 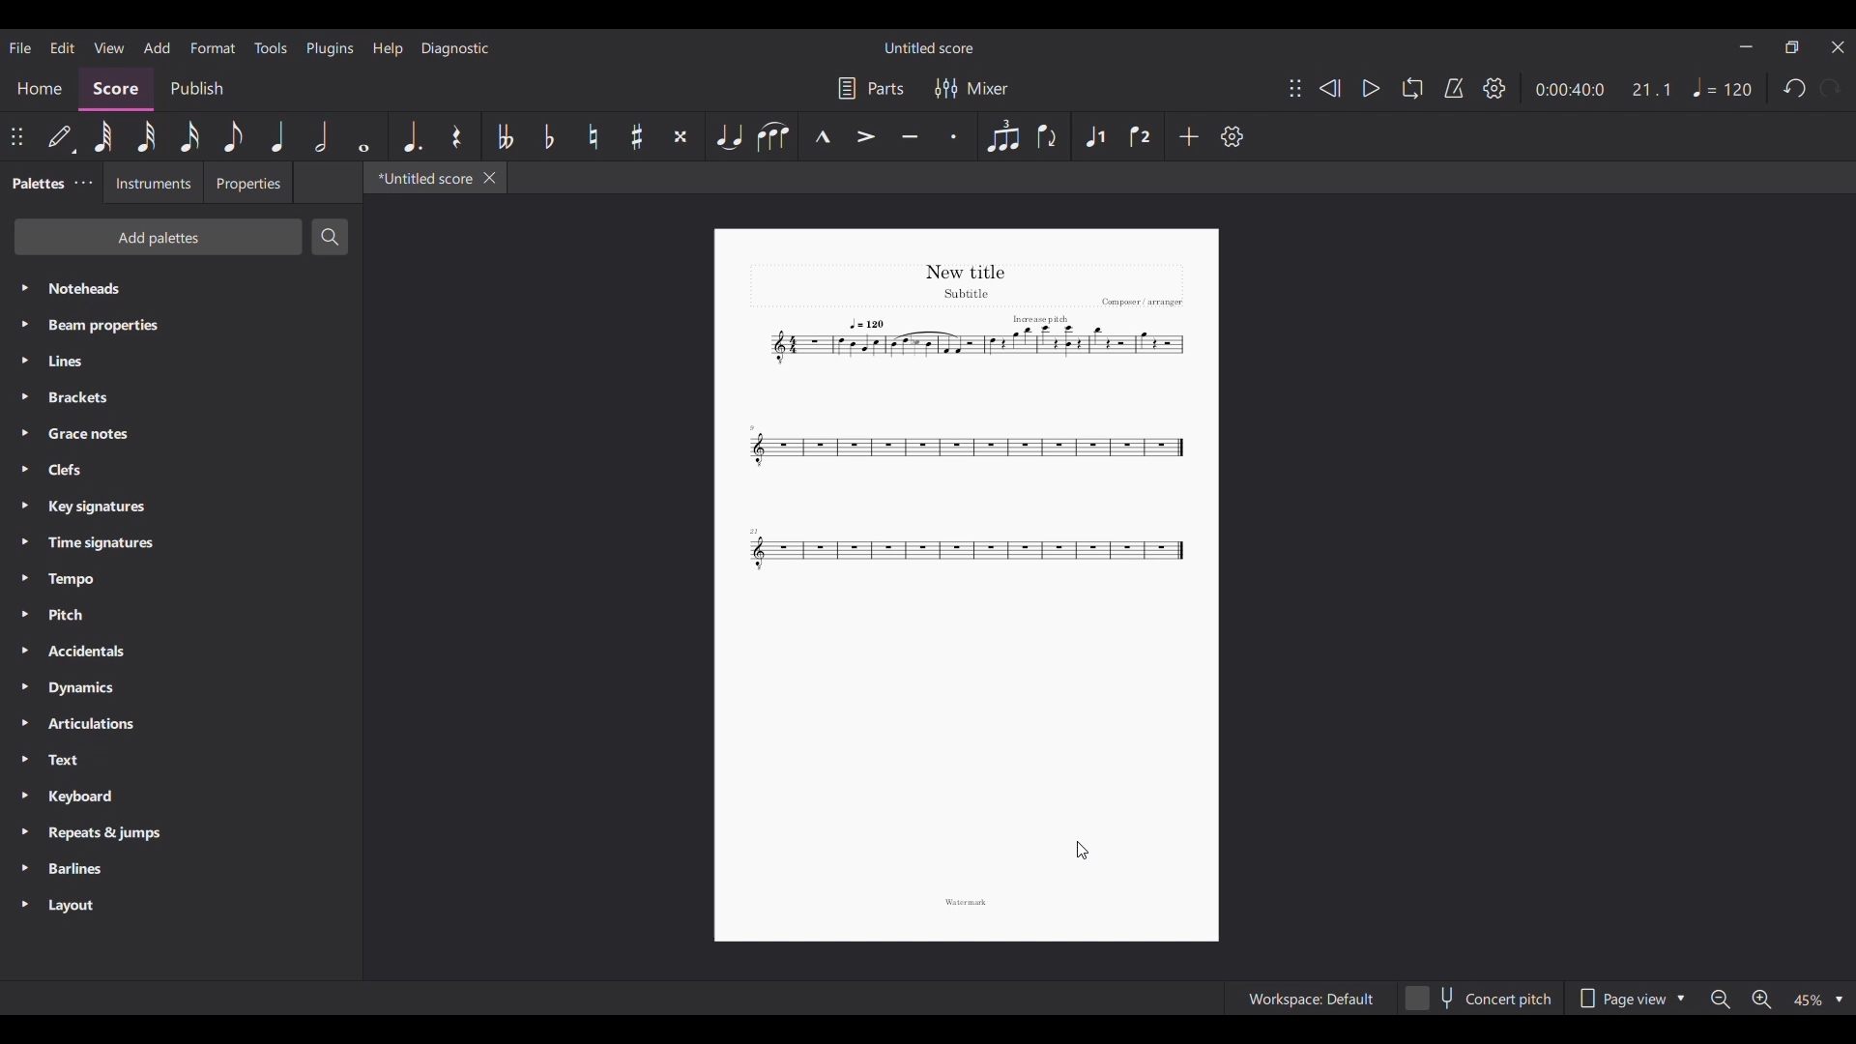 I want to click on Half note, so click(x=321, y=136).